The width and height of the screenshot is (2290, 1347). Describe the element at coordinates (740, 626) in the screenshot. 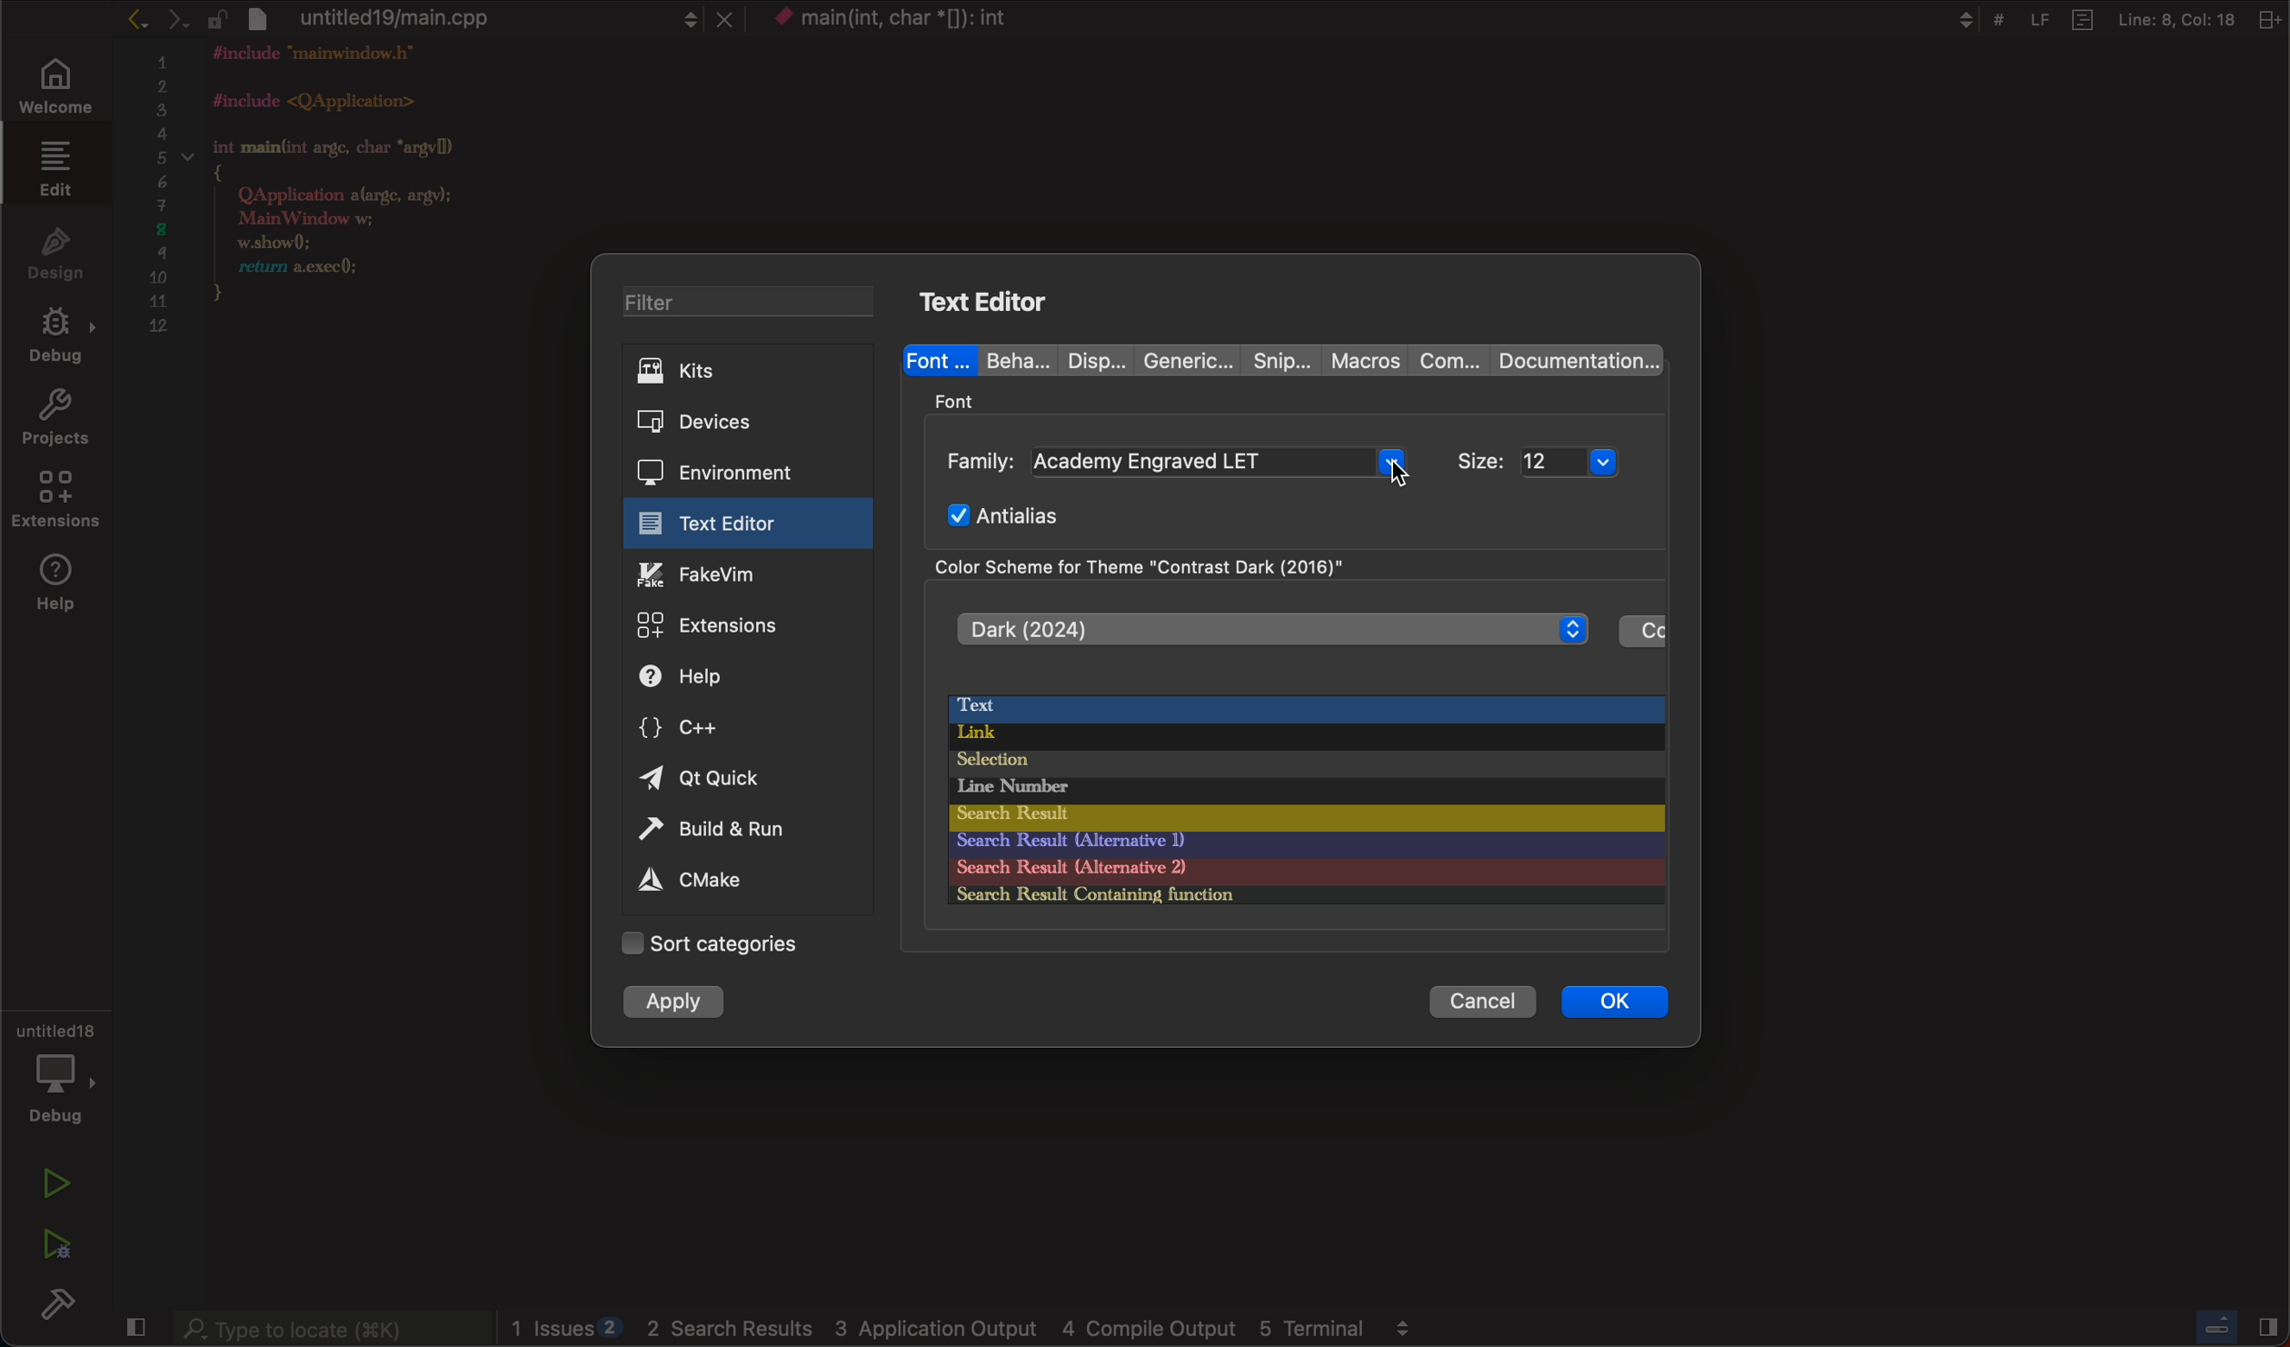

I see `extensions` at that location.